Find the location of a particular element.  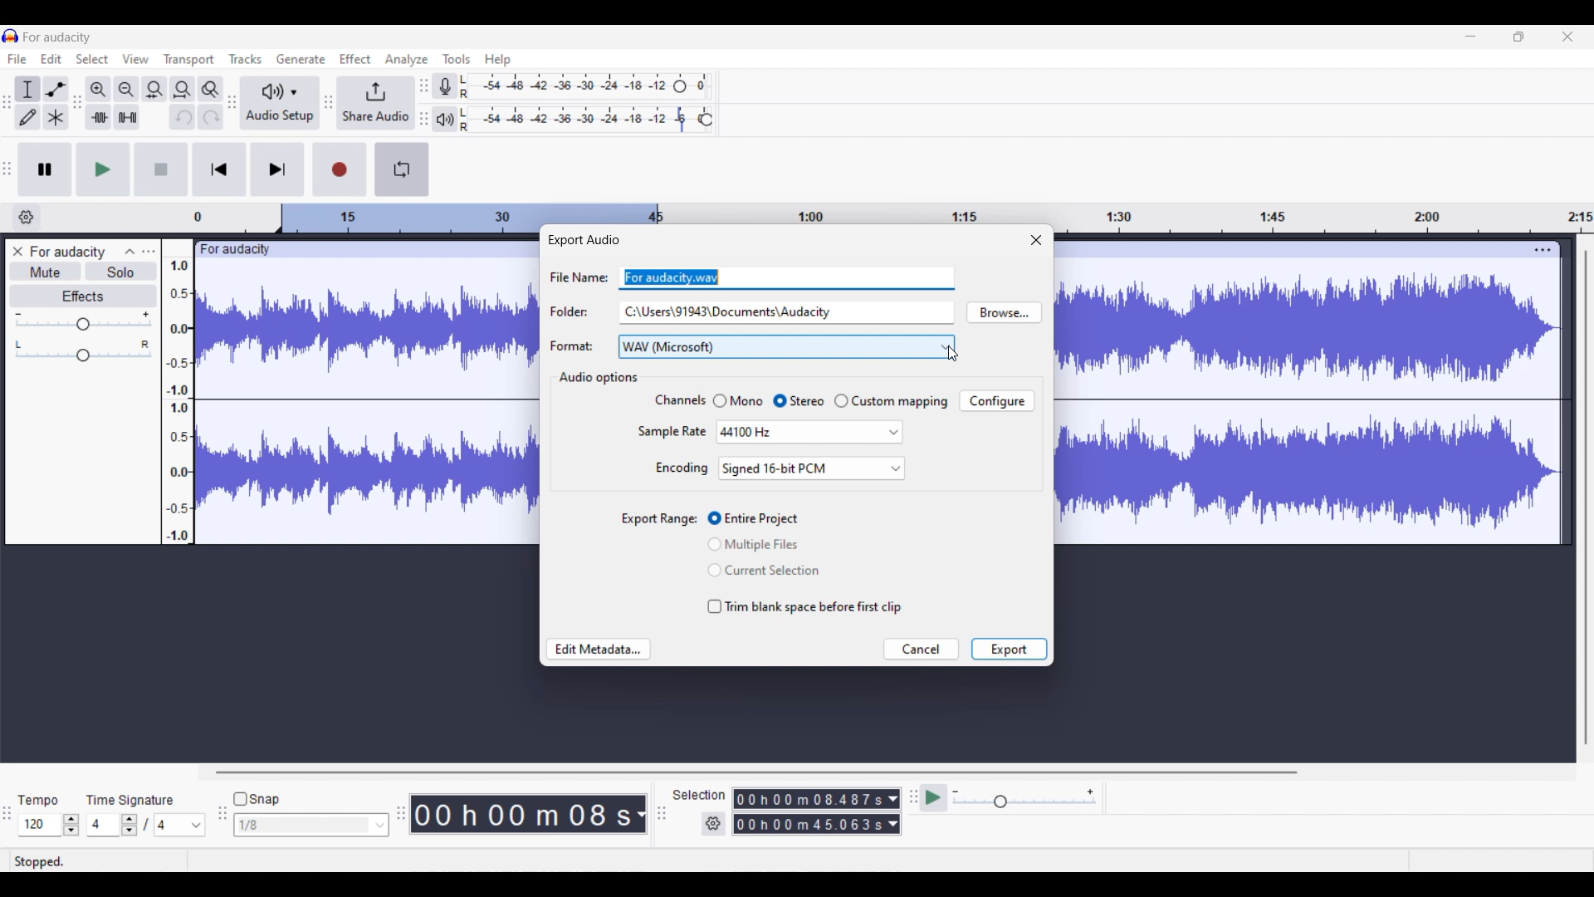

Window title is located at coordinates (583, 240).